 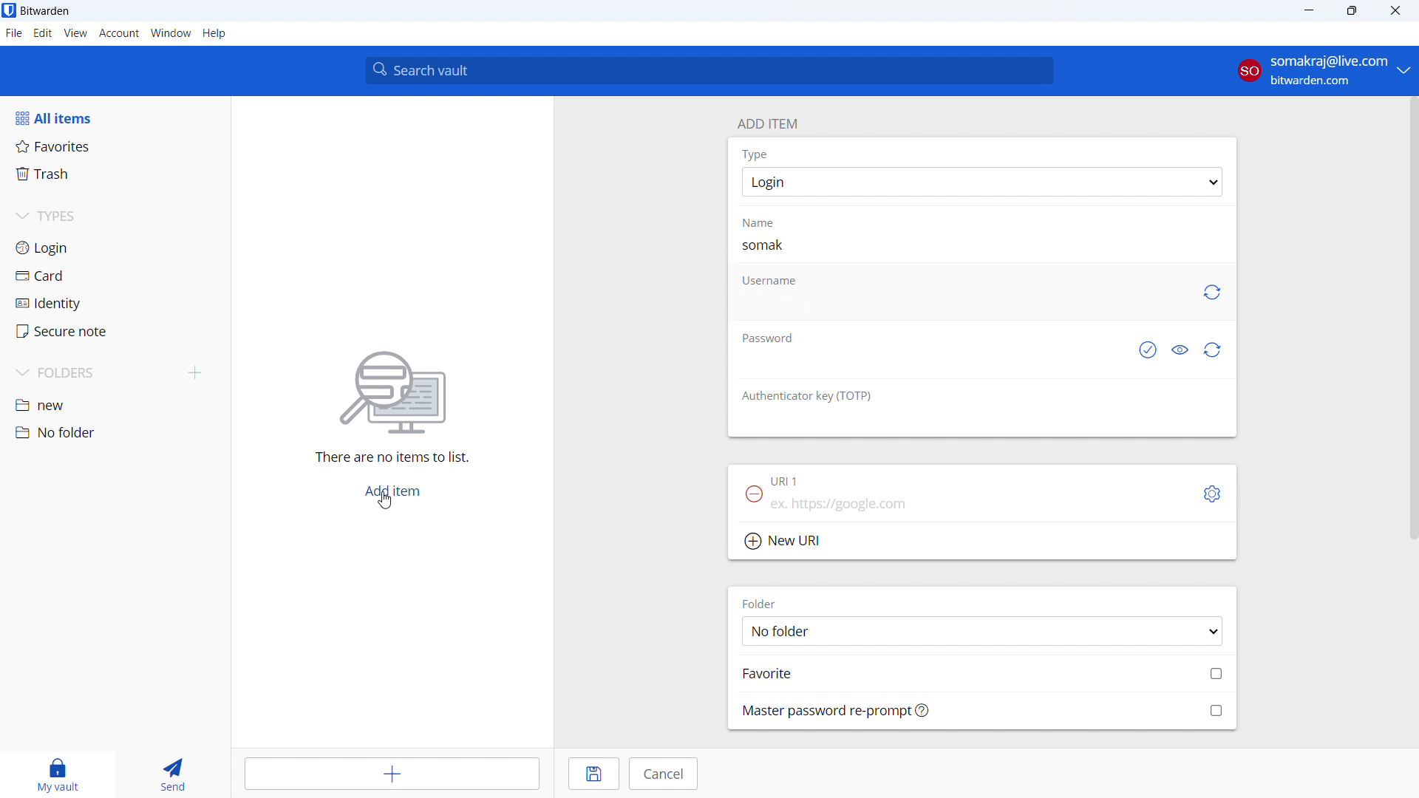 What do you see at coordinates (769, 281) in the screenshot?
I see `Username` at bounding box center [769, 281].